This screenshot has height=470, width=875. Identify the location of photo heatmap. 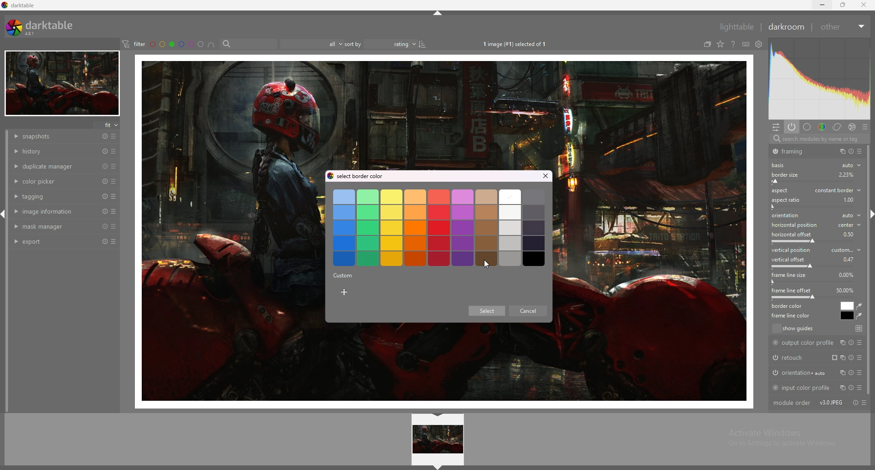
(819, 80).